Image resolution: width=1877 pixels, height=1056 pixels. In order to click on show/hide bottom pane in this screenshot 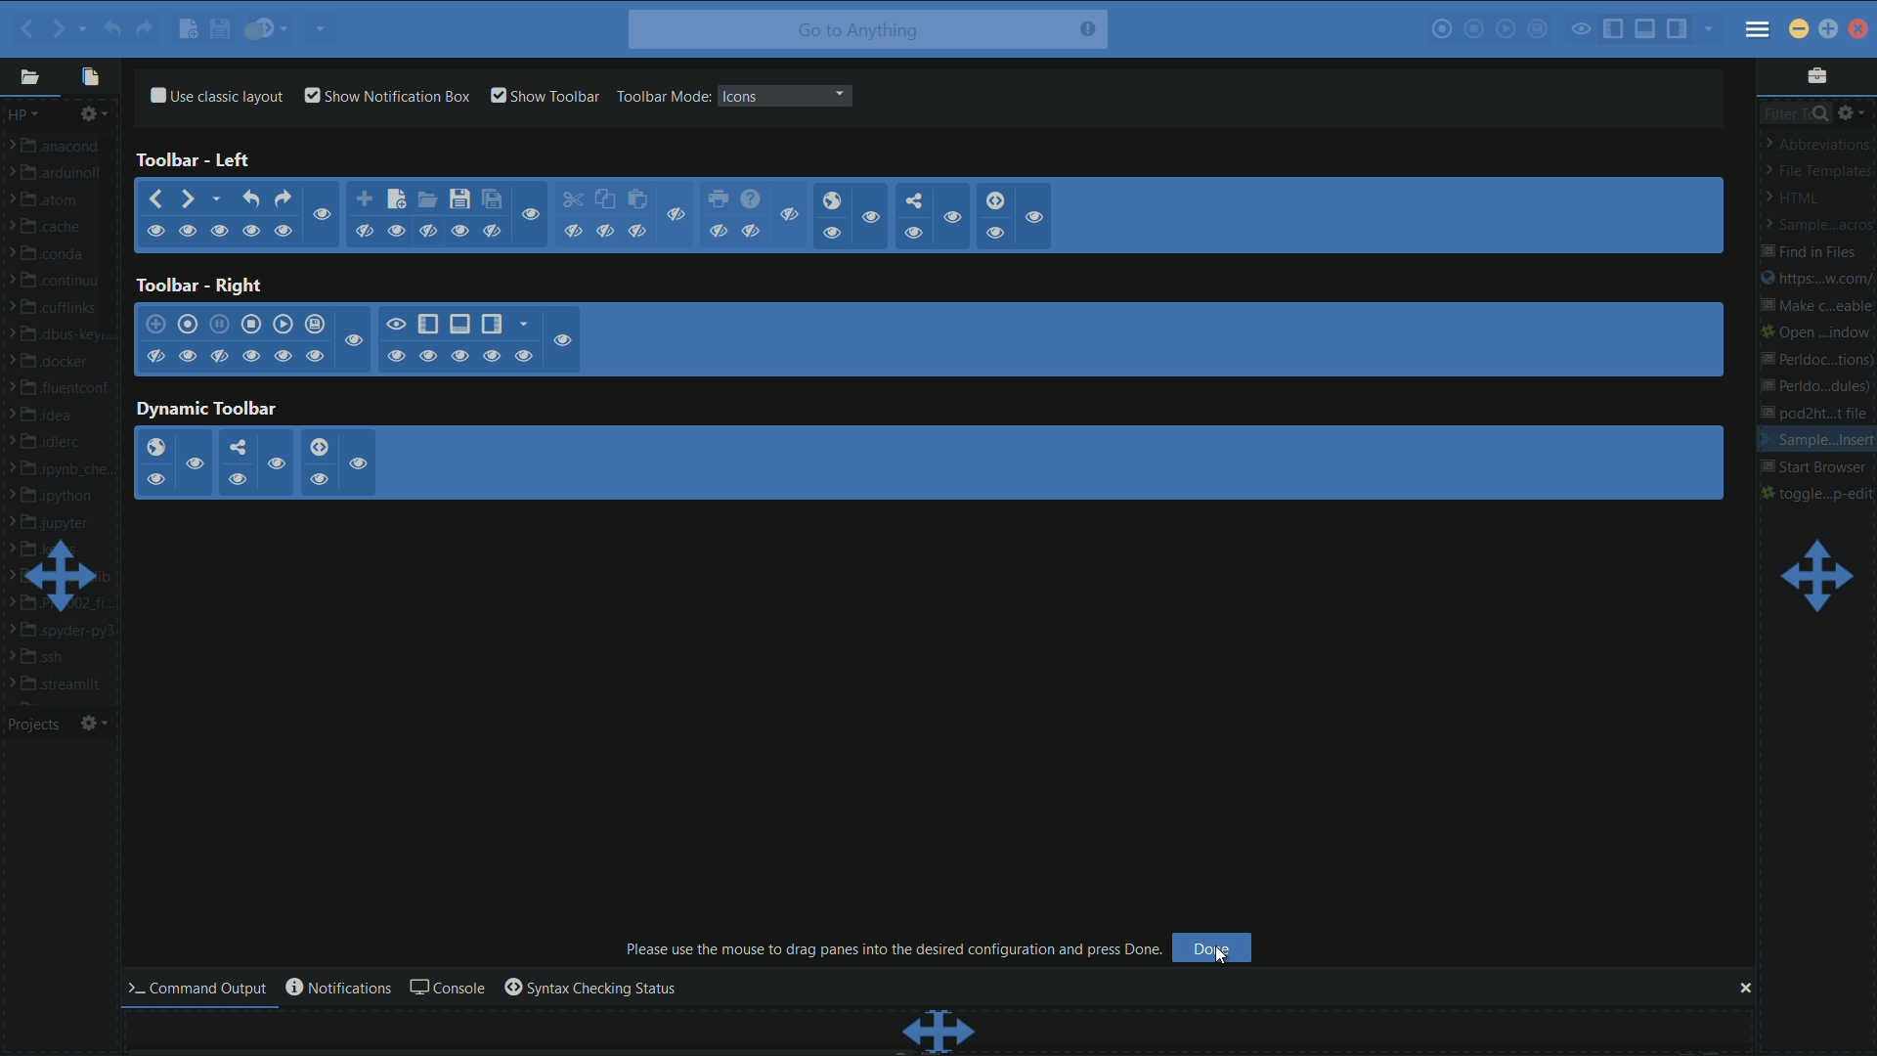, I will do `click(458, 325)`.